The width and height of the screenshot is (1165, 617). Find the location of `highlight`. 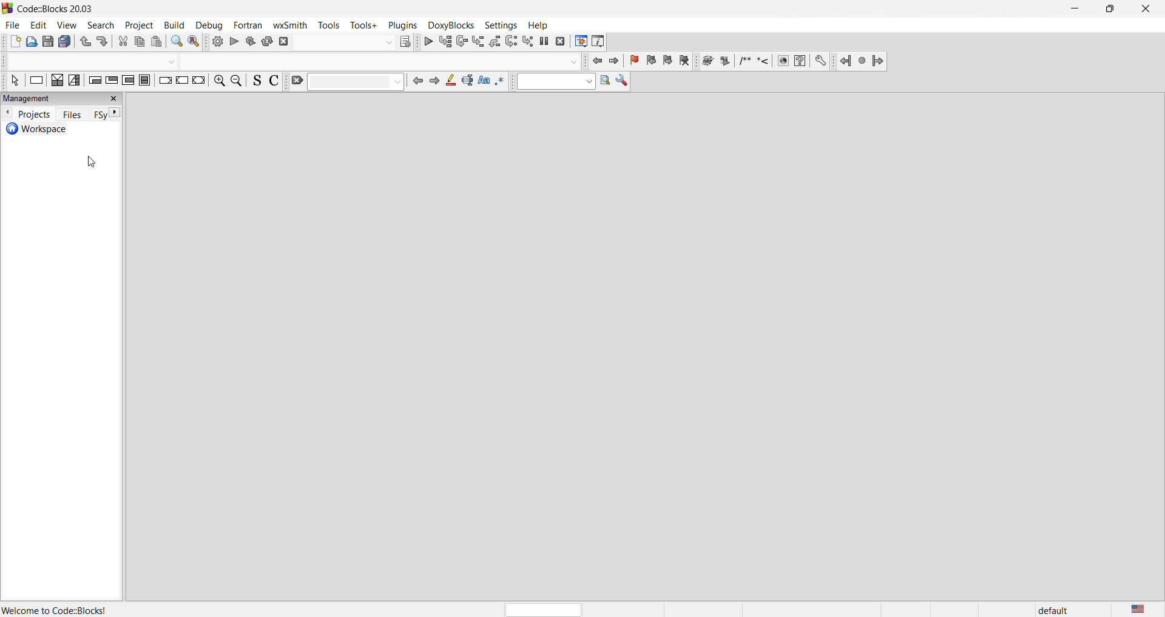

highlight is located at coordinates (450, 81).